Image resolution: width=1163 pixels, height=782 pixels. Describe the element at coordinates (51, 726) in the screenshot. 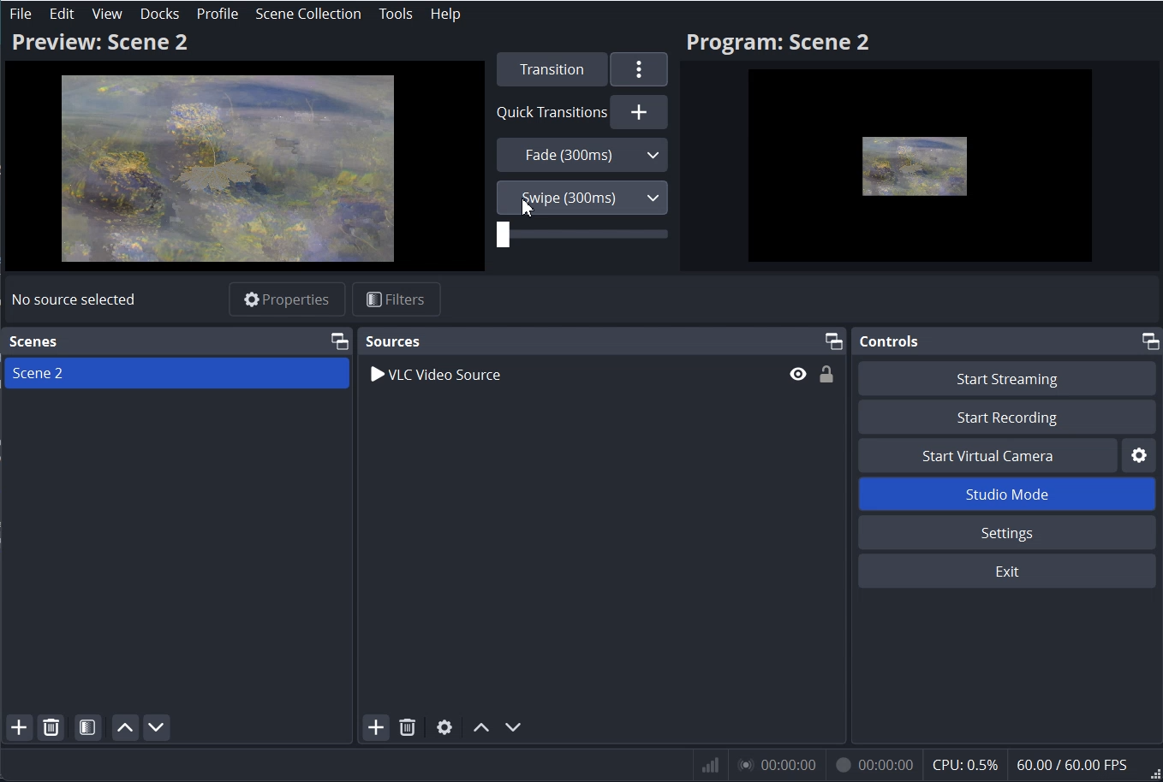

I see `Remove Selected Scene` at that location.